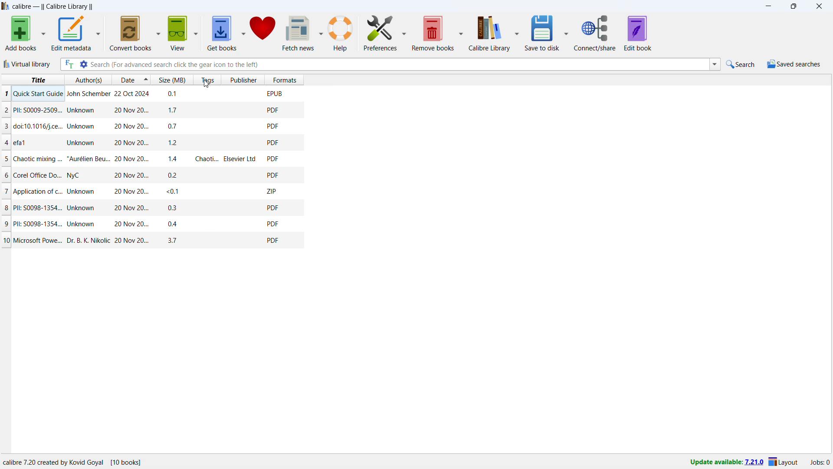  Describe the element at coordinates (131, 33) in the screenshot. I see `` at that location.